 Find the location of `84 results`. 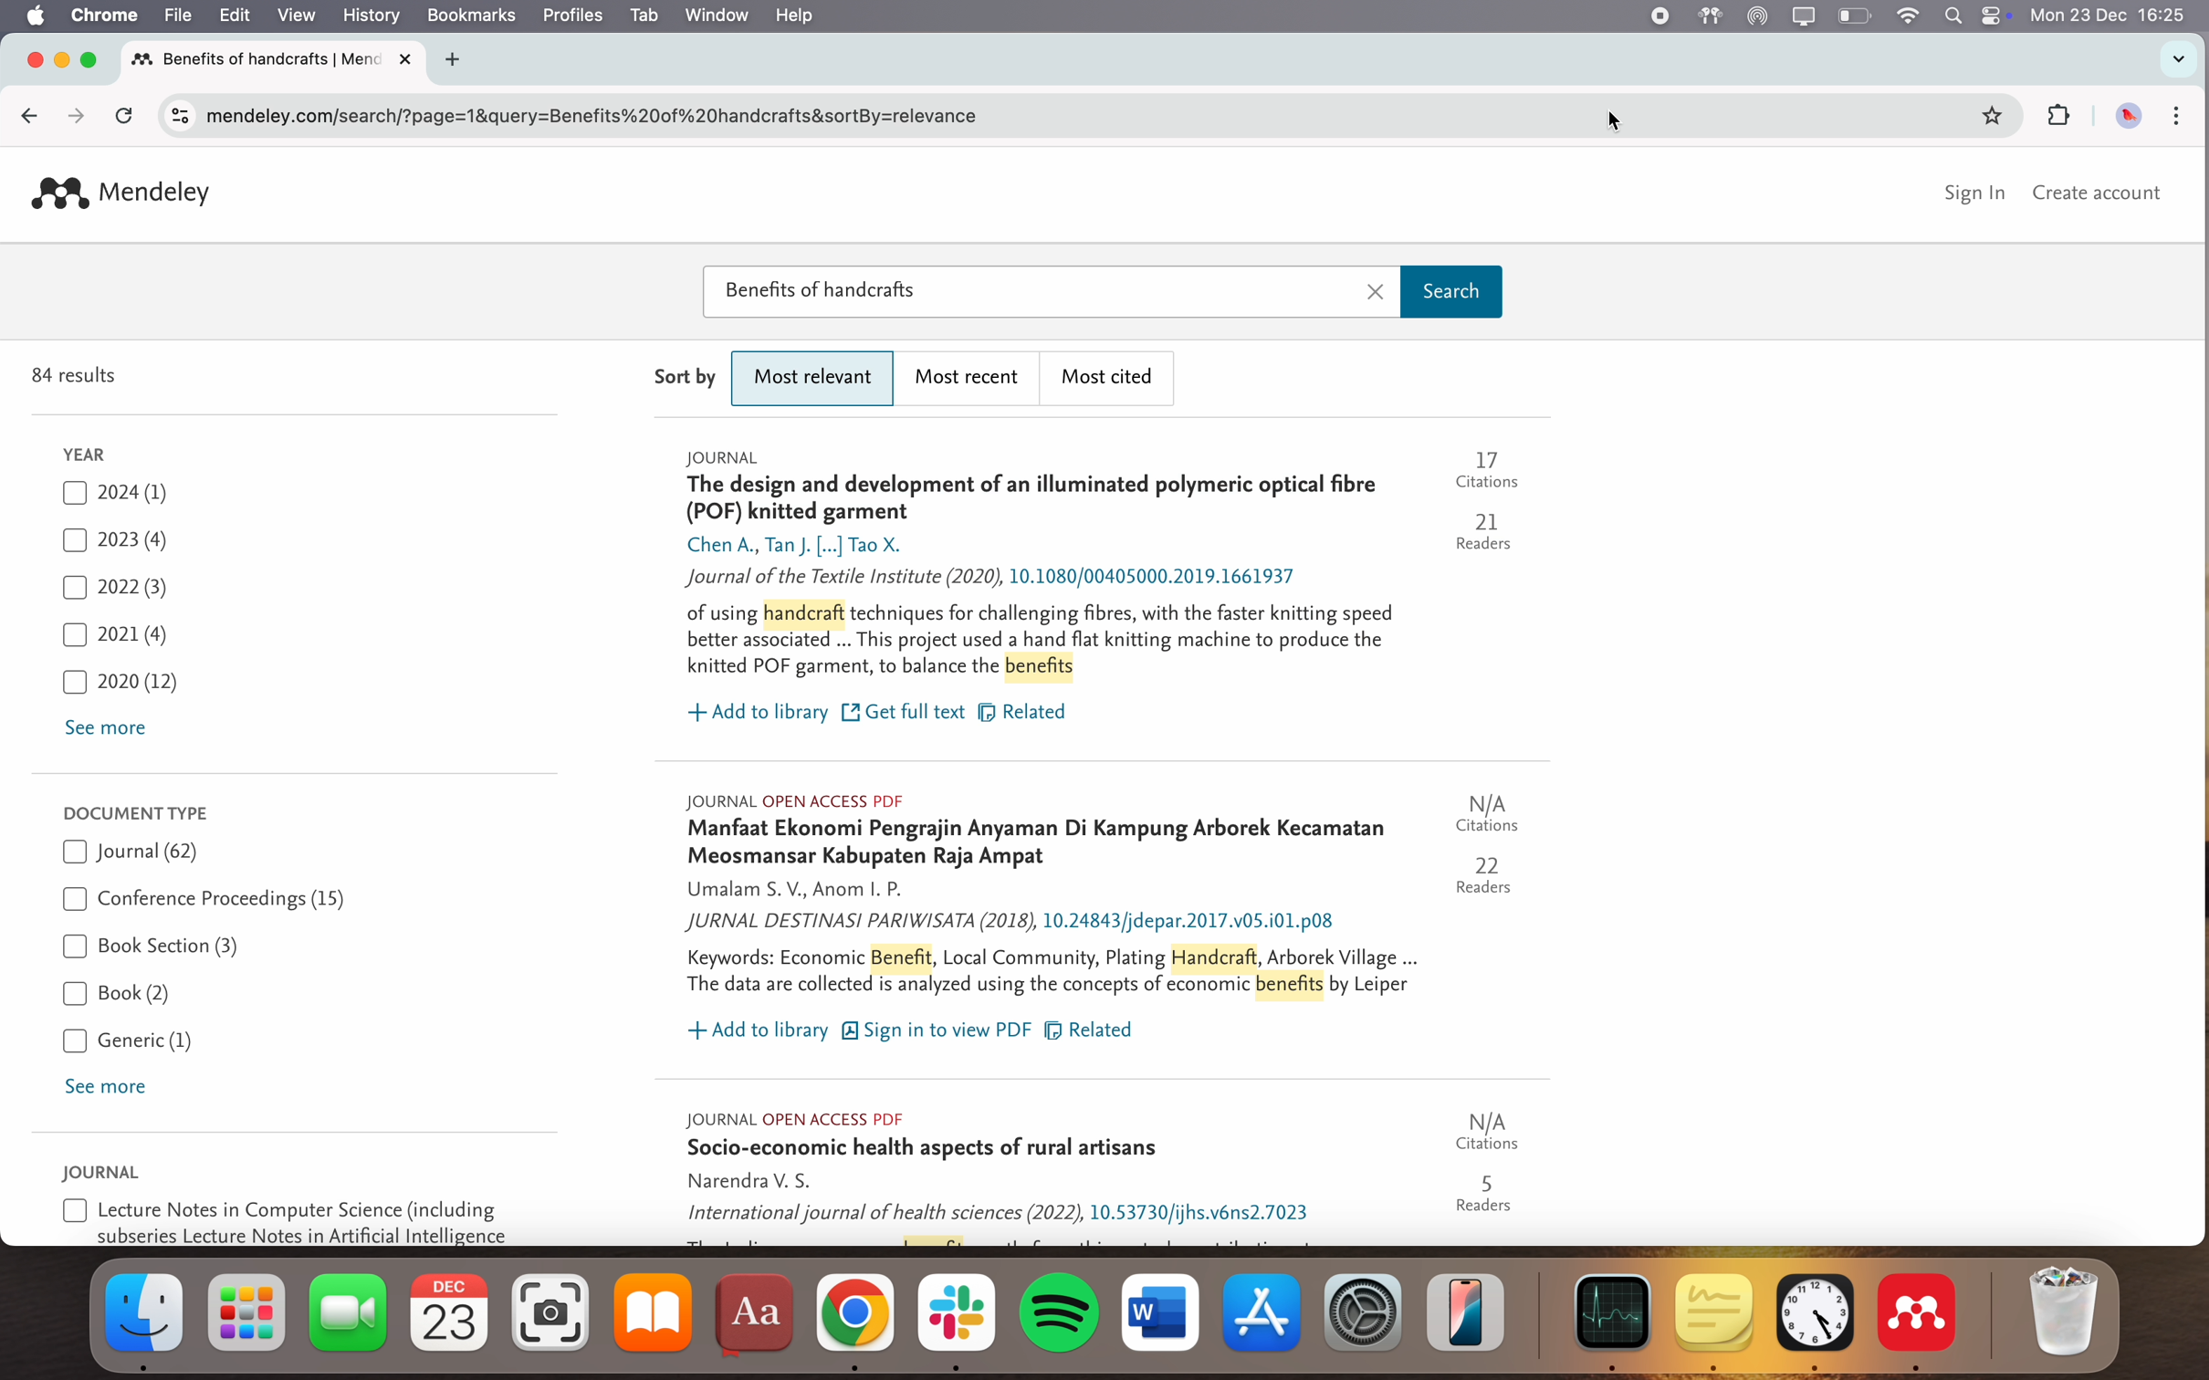

84 results is located at coordinates (78, 378).